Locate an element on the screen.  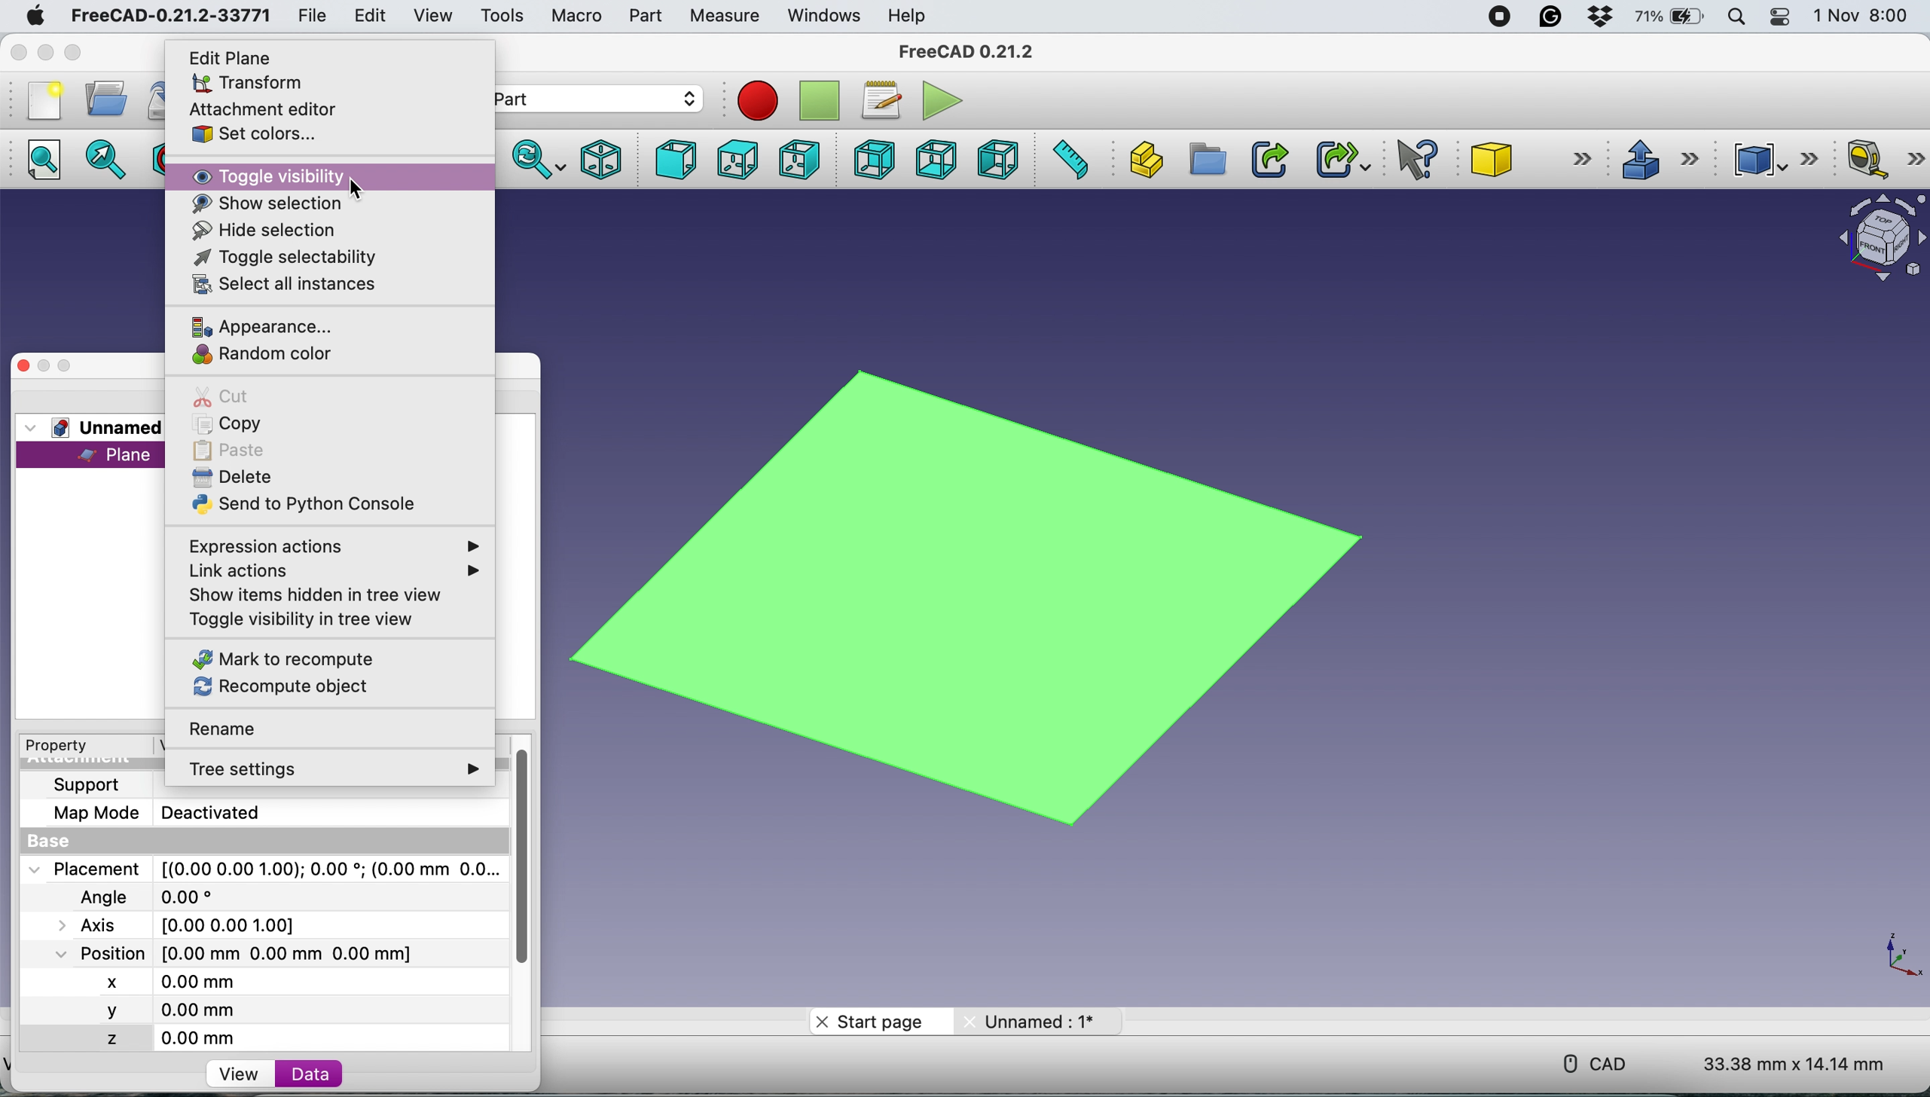
spotlight search is located at coordinates (1741, 17).